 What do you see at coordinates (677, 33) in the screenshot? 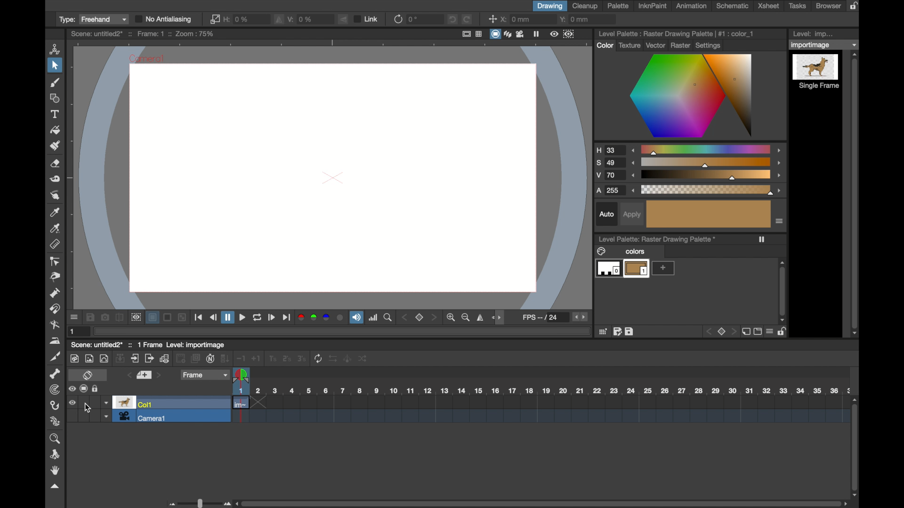
I see `Level Palette : Raster Drawing Palette | #1 : color_1` at bounding box center [677, 33].